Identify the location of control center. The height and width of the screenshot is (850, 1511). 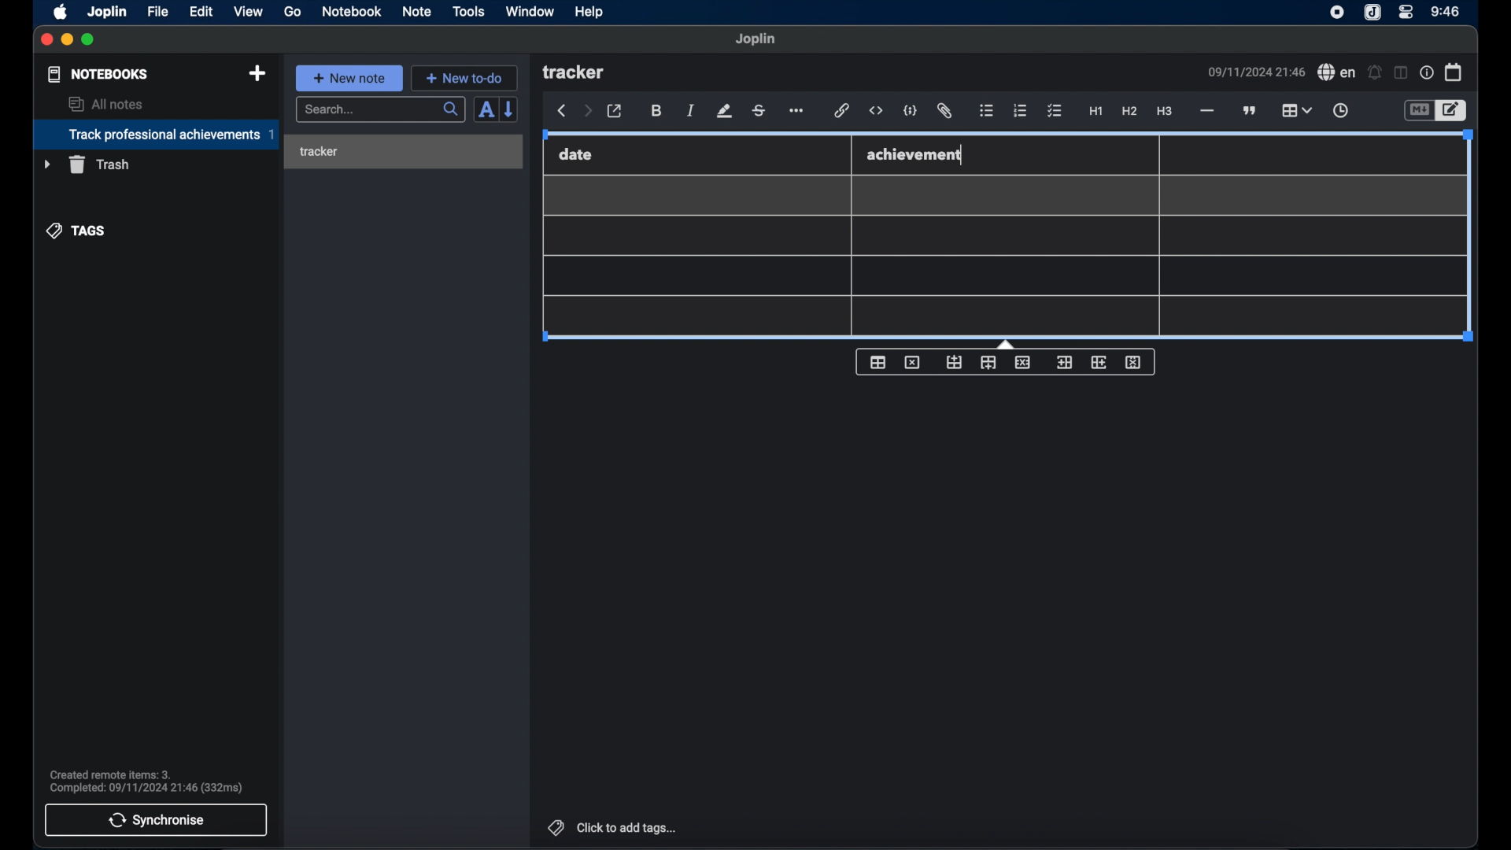
(1406, 13).